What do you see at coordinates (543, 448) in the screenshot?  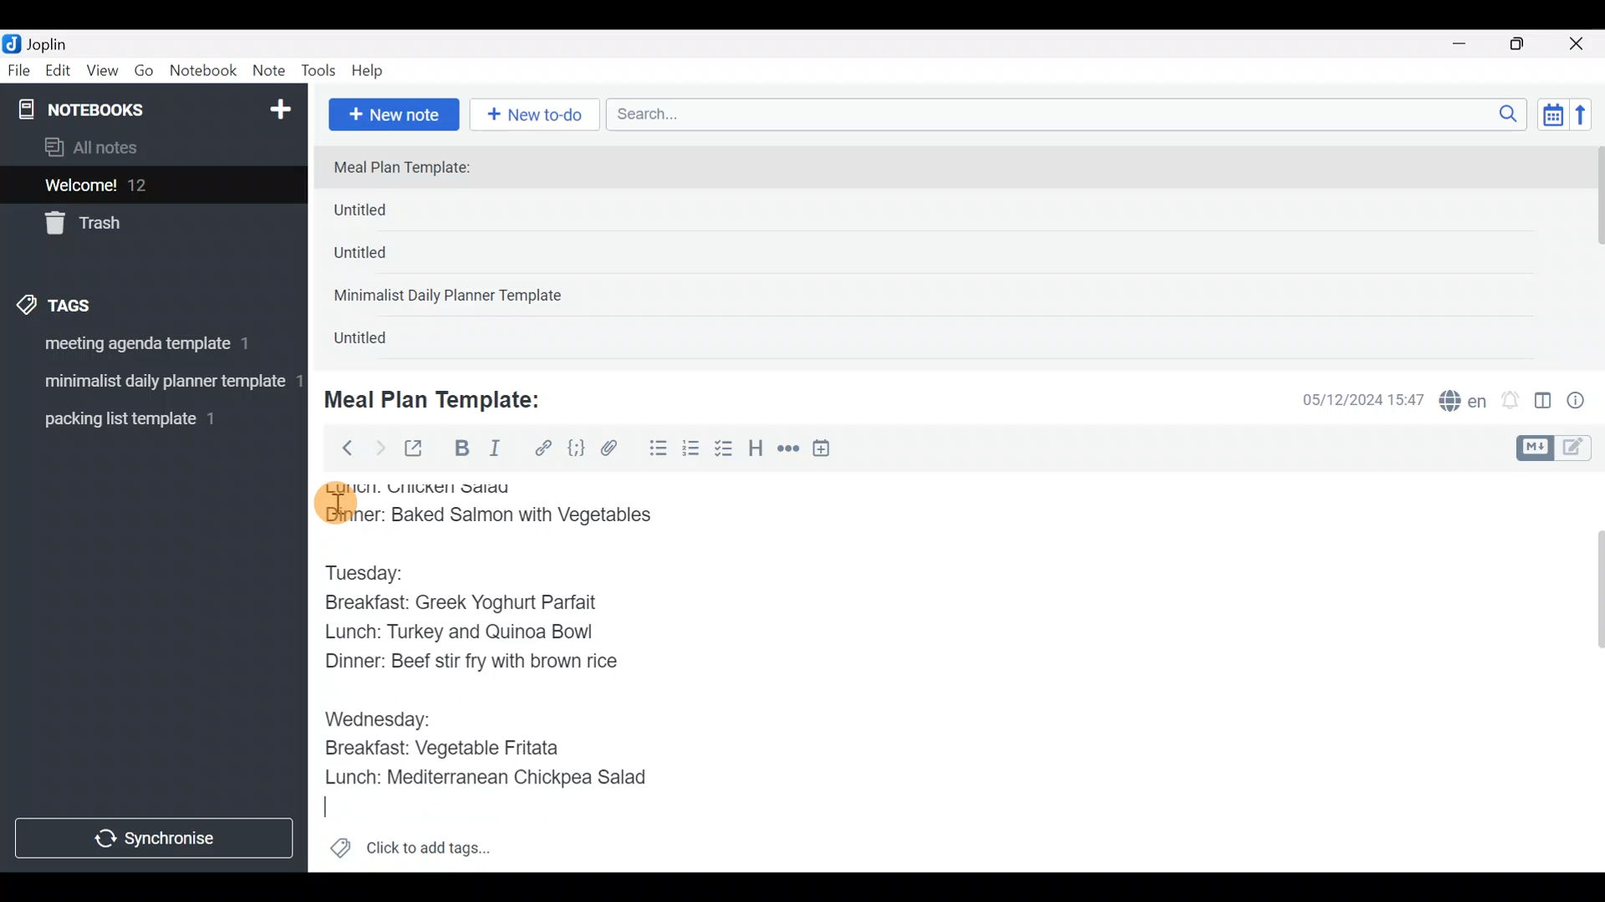 I see `Hyperlink` at bounding box center [543, 448].